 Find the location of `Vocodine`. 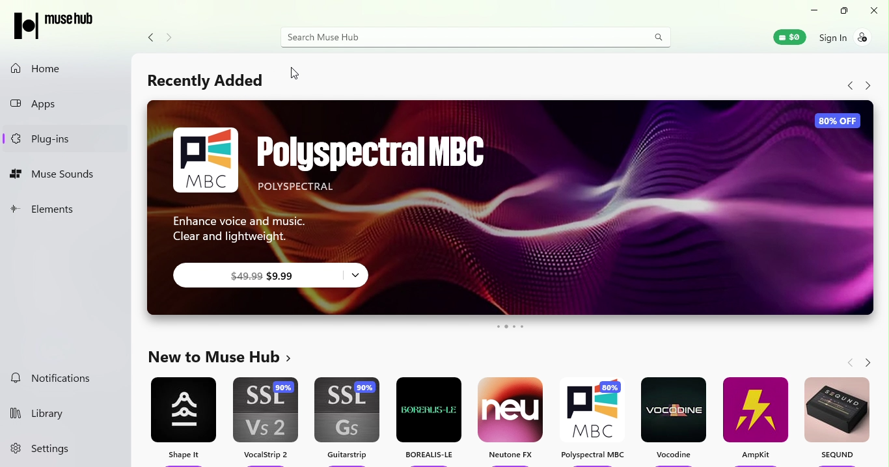

Vocodine is located at coordinates (674, 420).